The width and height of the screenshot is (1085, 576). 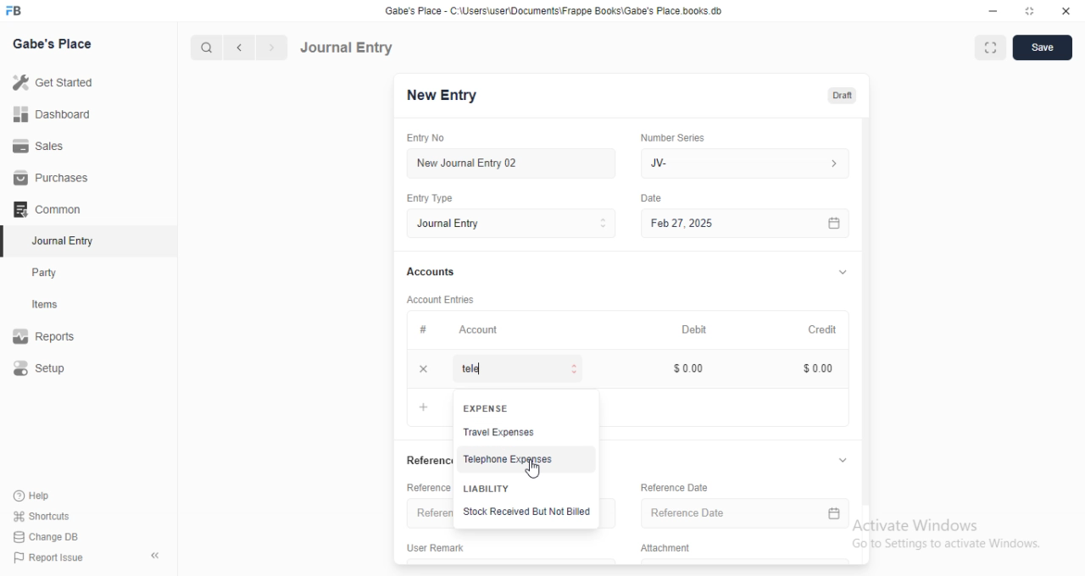 What do you see at coordinates (46, 273) in the screenshot?
I see `Party` at bounding box center [46, 273].